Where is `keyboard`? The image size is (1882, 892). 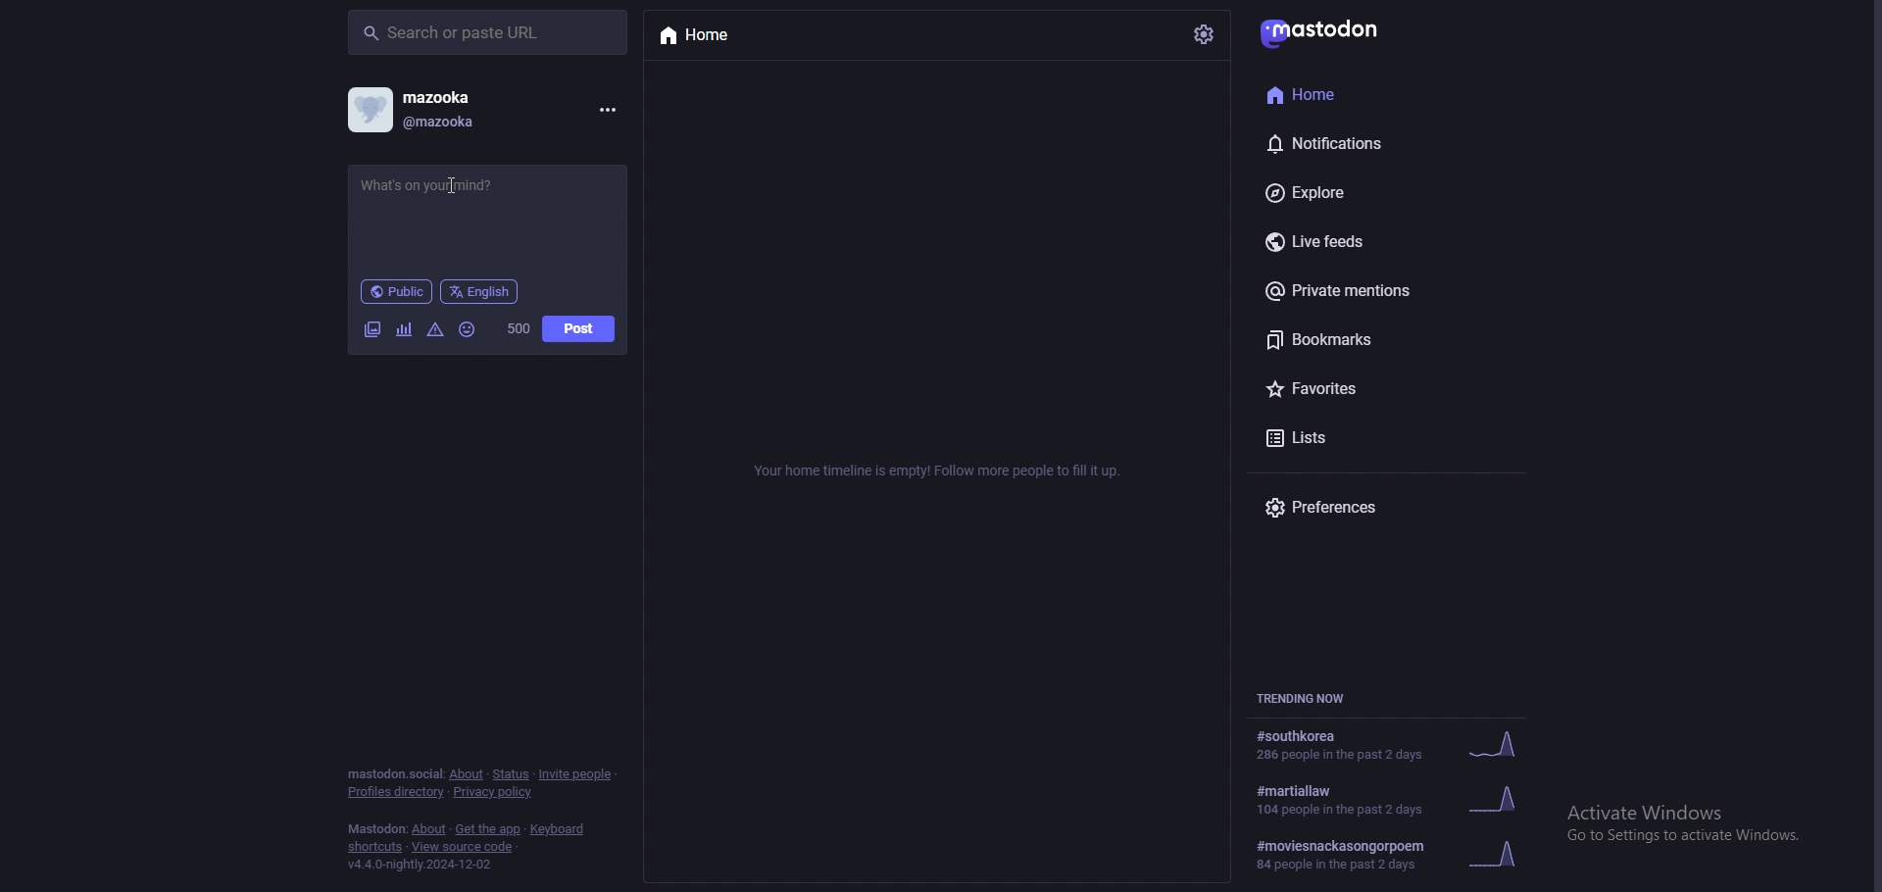 keyboard is located at coordinates (556, 829).